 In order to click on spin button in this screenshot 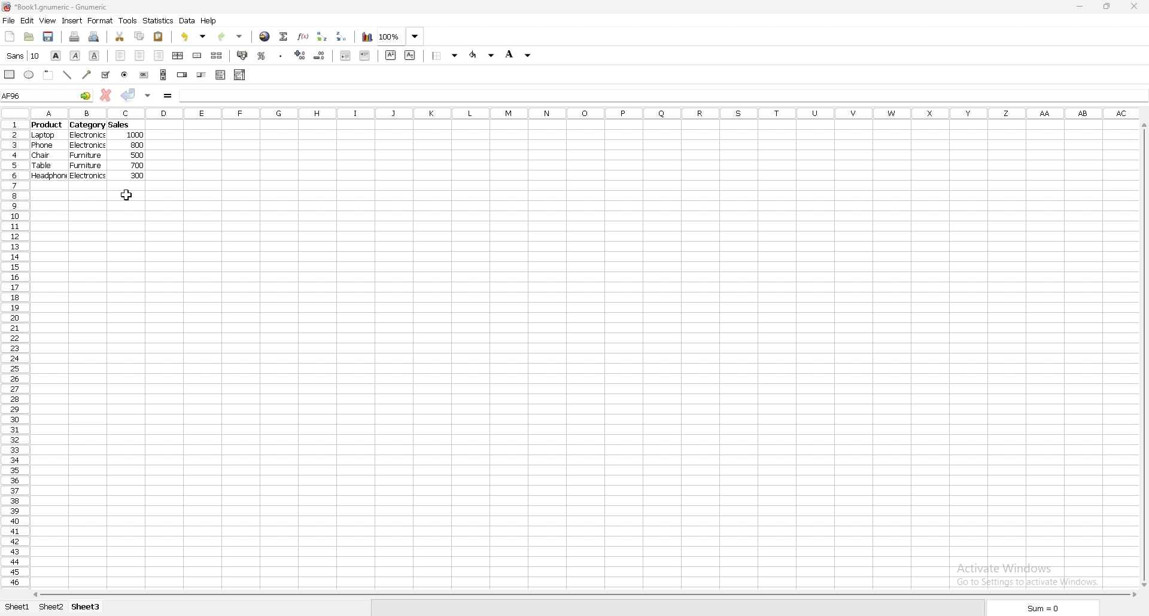, I will do `click(182, 75)`.